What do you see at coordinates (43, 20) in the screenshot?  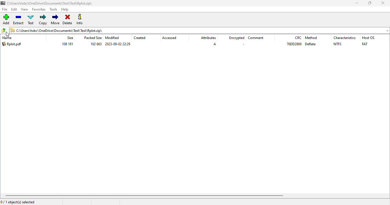 I see `copy` at bounding box center [43, 20].